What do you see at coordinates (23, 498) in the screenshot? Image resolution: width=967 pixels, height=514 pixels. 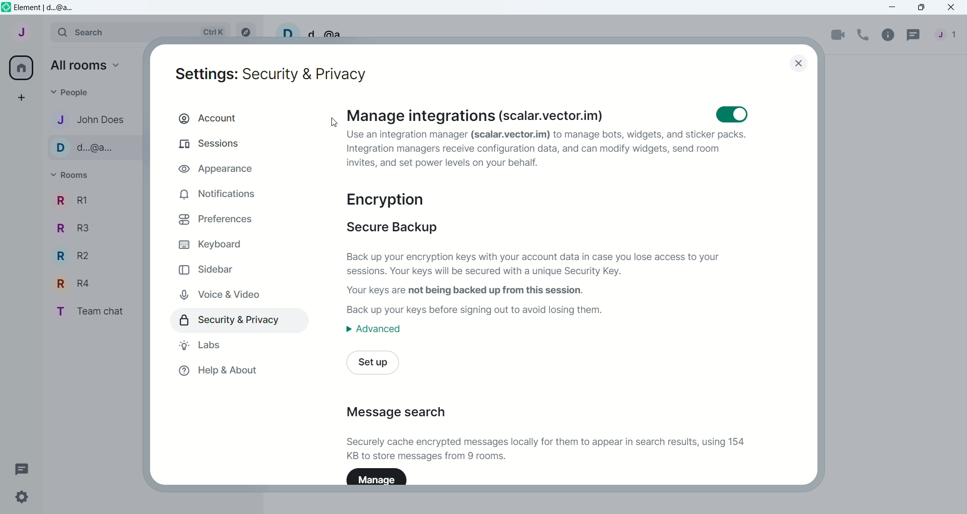 I see `settings` at bounding box center [23, 498].